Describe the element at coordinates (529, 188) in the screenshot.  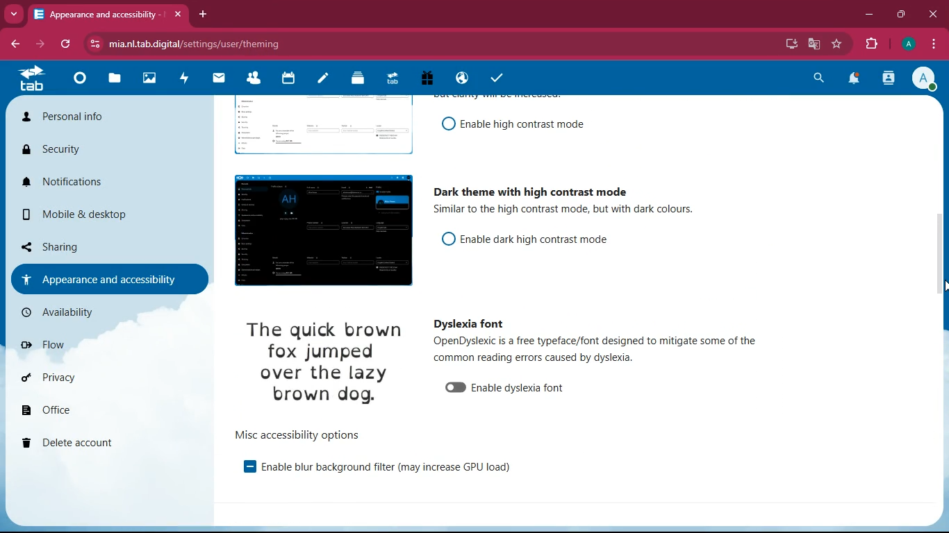
I see `dark theme` at that location.